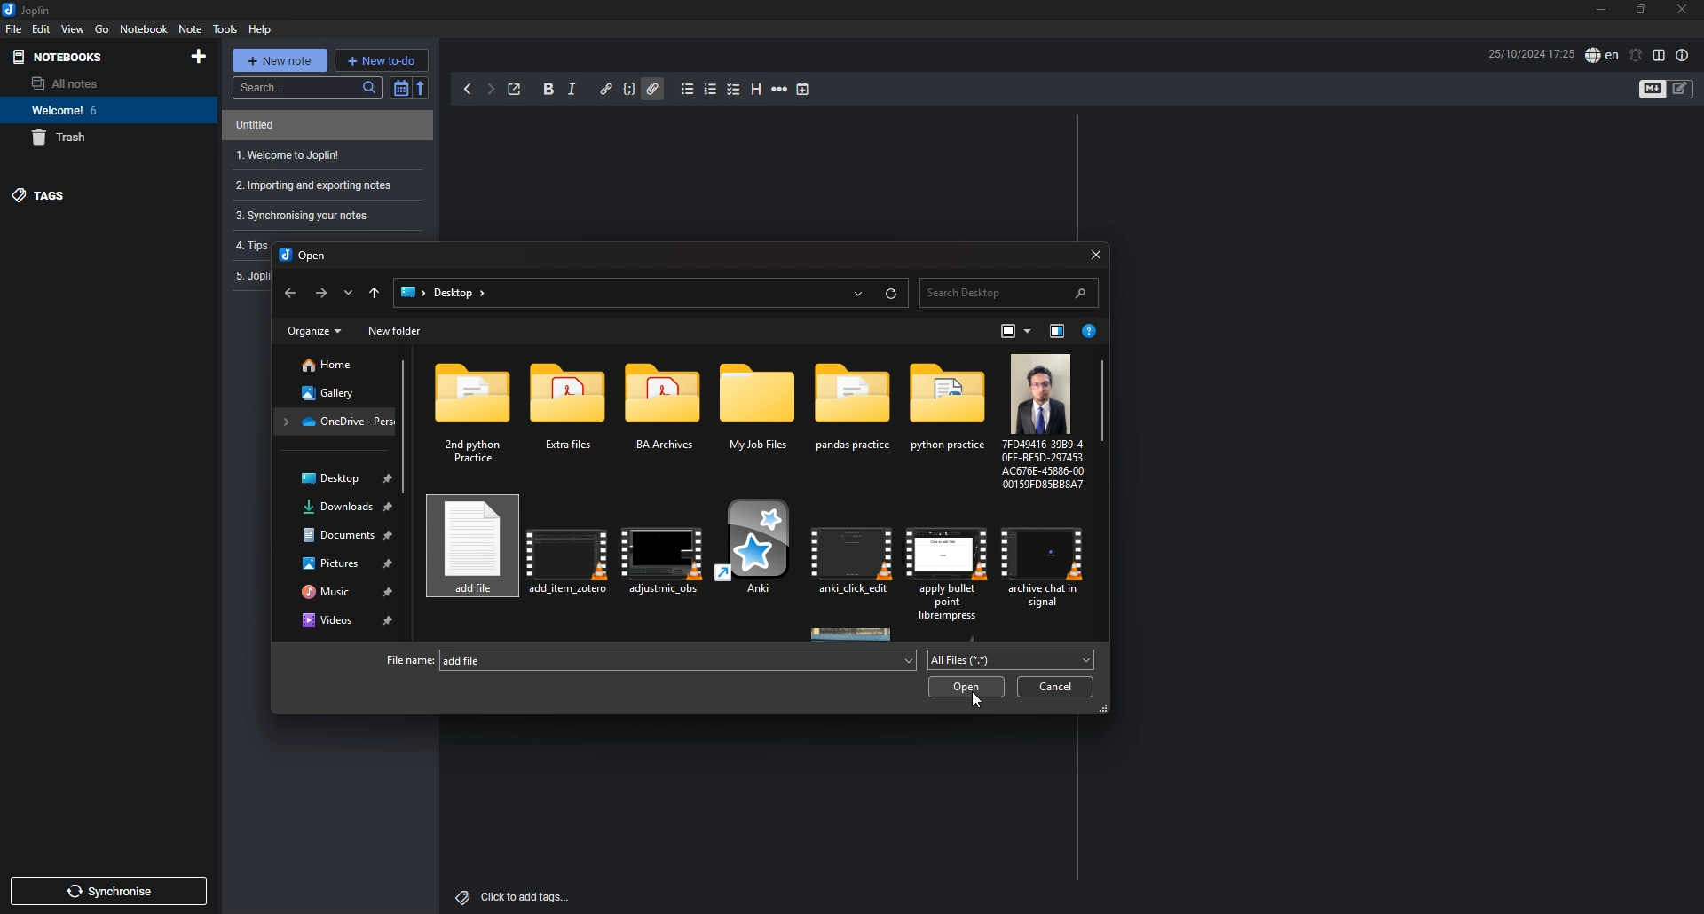  Describe the element at coordinates (103, 28) in the screenshot. I see `go` at that location.